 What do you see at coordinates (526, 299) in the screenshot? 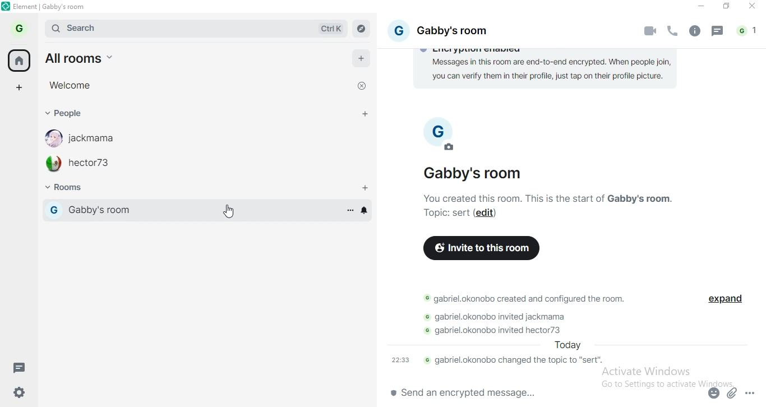
I see `text 3` at bounding box center [526, 299].